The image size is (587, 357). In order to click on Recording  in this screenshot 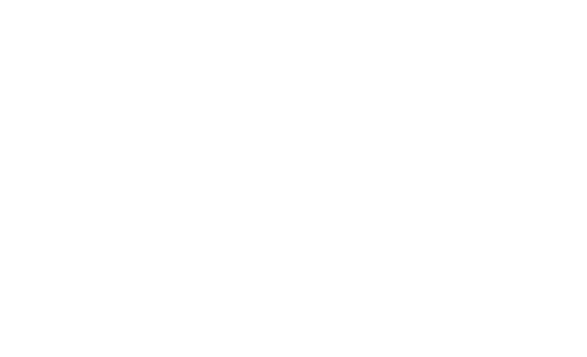, I will do `click(488, 351)`.